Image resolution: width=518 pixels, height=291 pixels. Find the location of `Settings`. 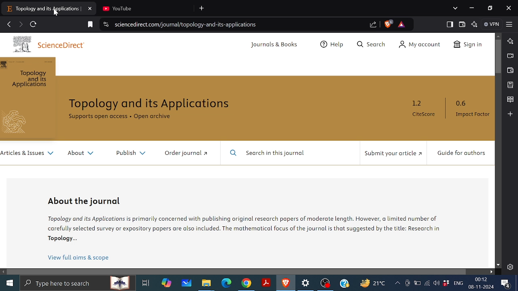

Settings is located at coordinates (306, 283).